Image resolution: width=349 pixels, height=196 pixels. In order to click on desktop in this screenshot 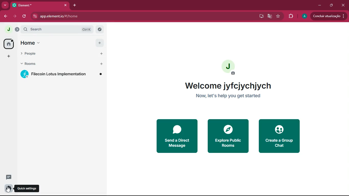, I will do `click(260, 16)`.